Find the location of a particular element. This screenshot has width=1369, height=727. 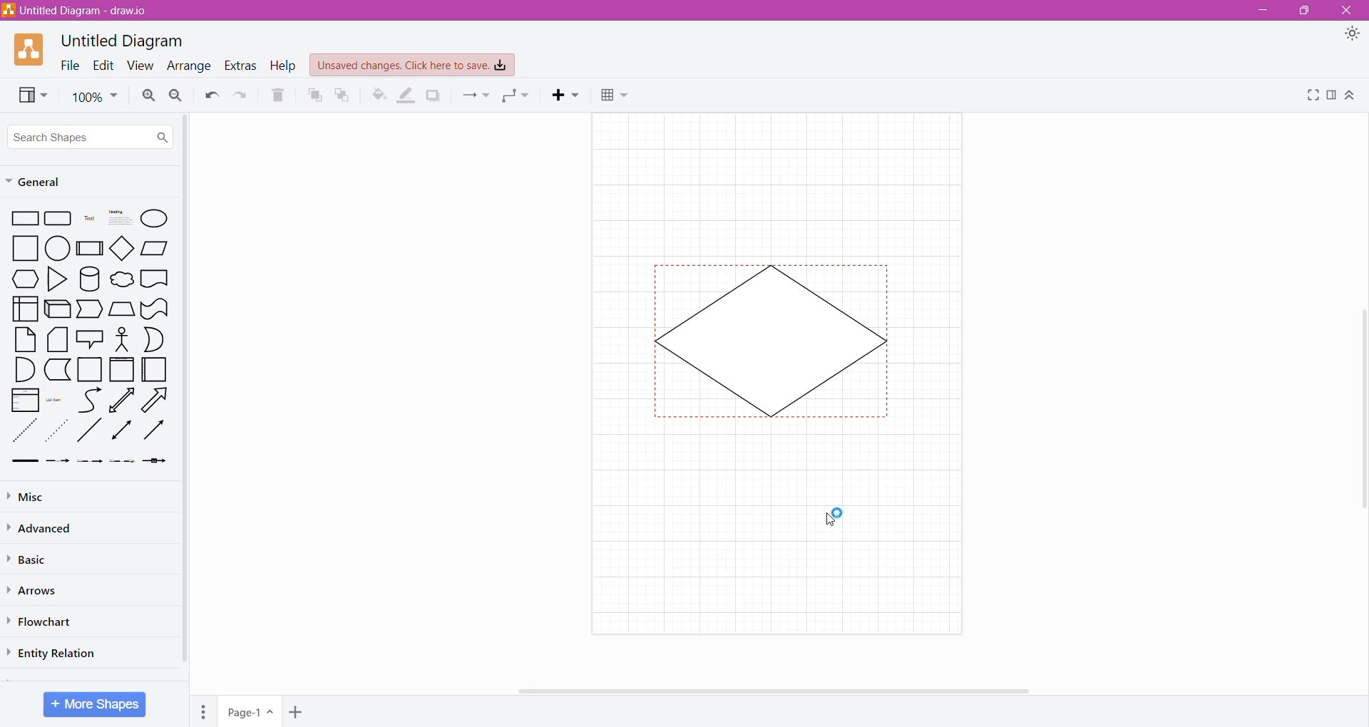

To Back is located at coordinates (342, 95).